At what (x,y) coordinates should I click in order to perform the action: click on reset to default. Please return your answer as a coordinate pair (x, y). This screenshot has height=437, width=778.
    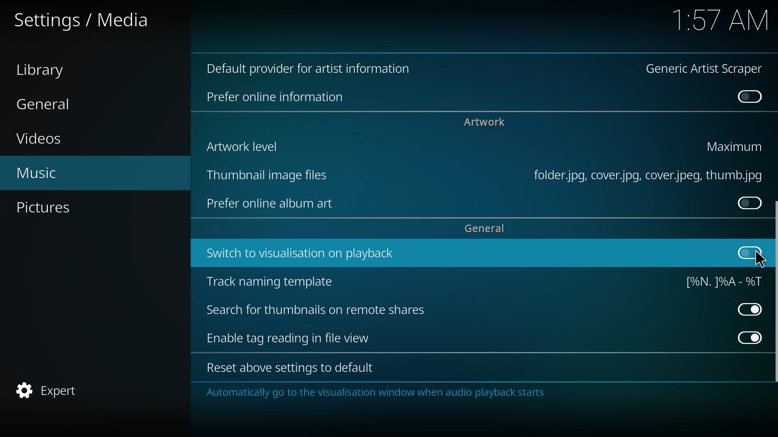
    Looking at the image, I should click on (286, 369).